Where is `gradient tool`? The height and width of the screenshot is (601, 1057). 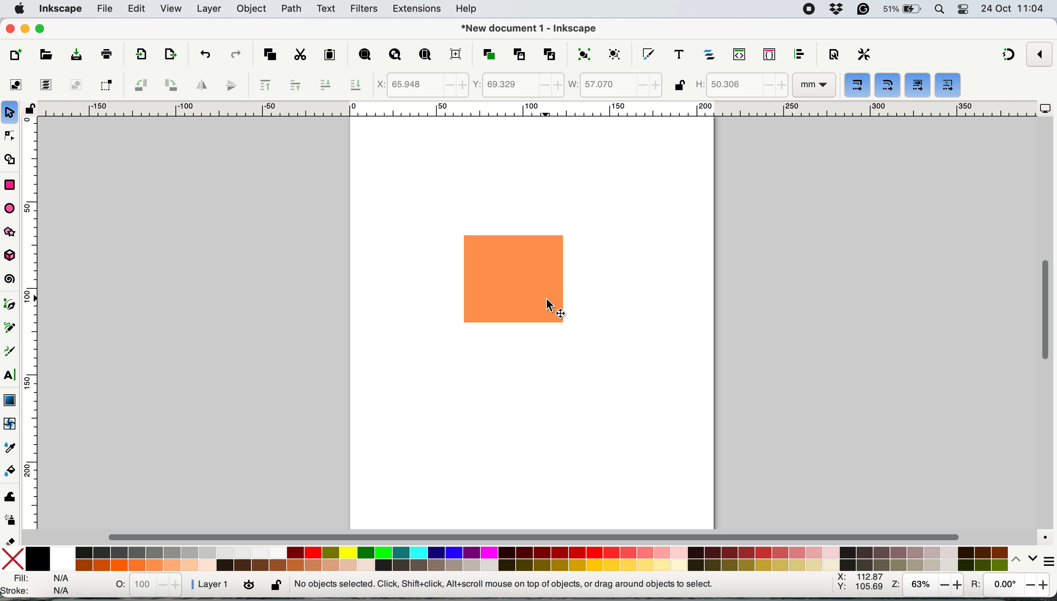
gradient tool is located at coordinates (10, 399).